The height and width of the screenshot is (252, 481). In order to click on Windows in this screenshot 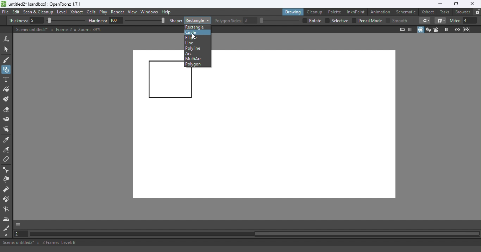, I will do `click(150, 12)`.